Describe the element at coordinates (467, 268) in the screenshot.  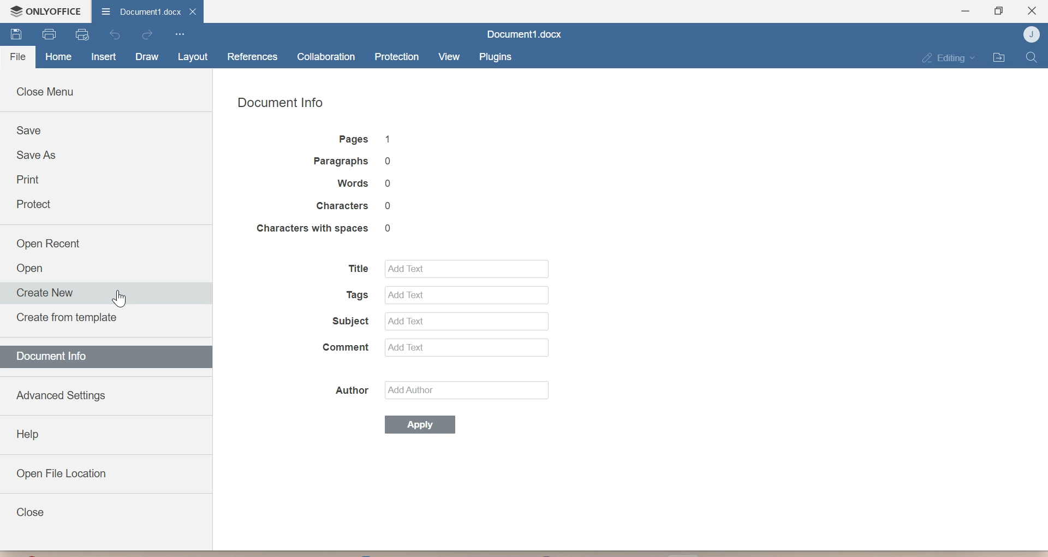
I see `Add text` at that location.